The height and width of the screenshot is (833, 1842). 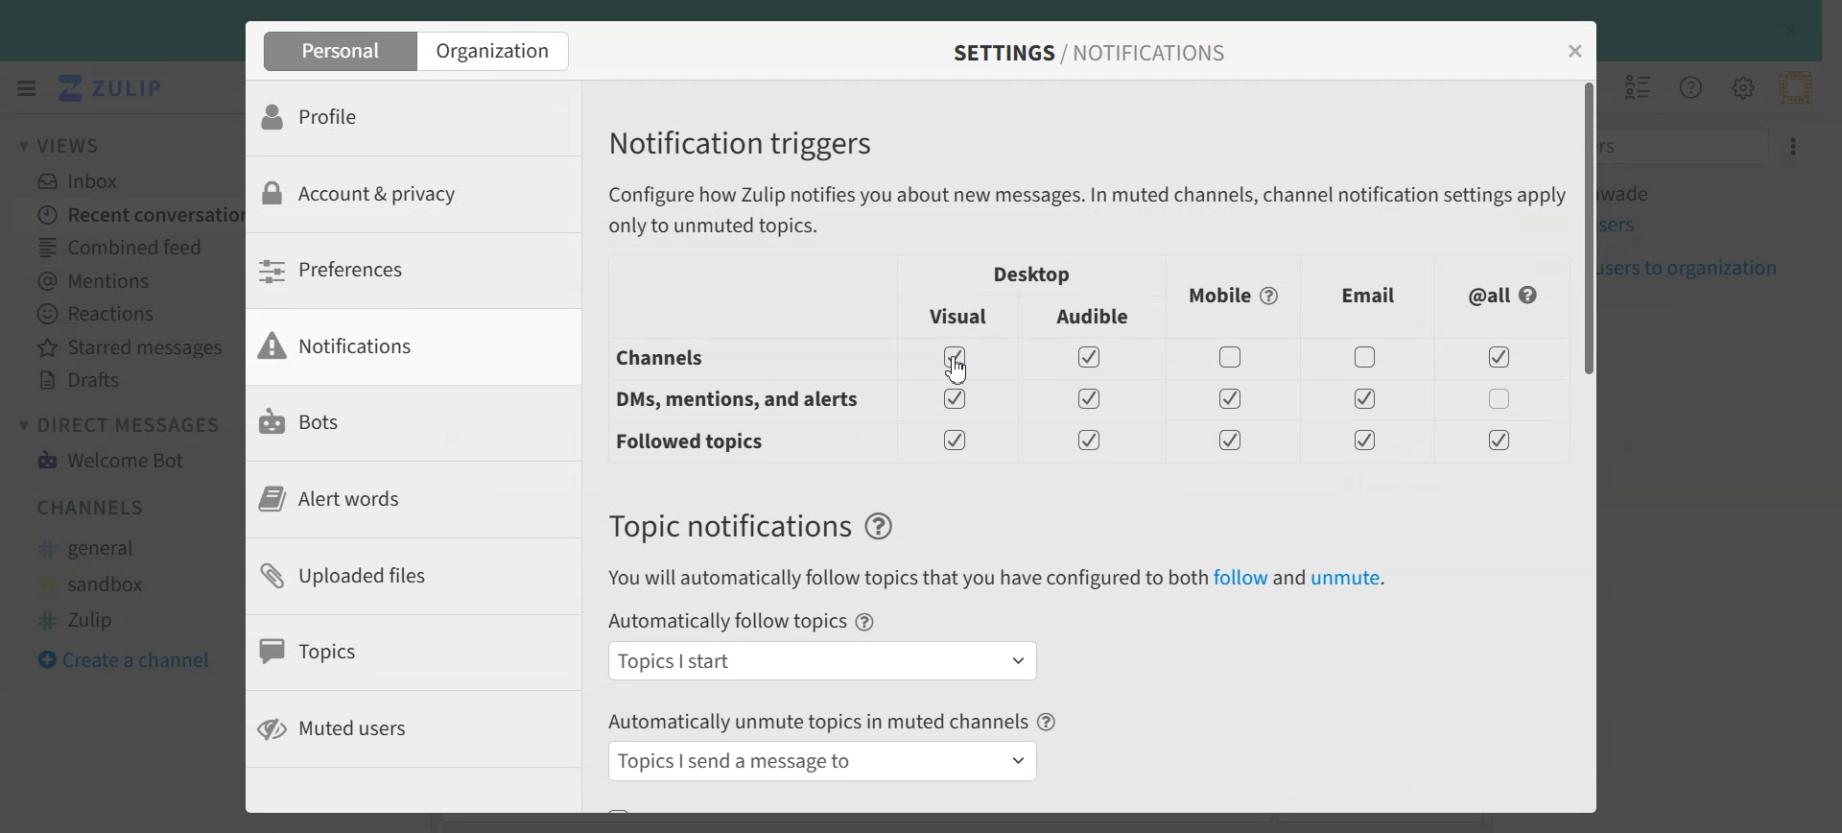 I want to click on Reactions, so click(x=128, y=314).